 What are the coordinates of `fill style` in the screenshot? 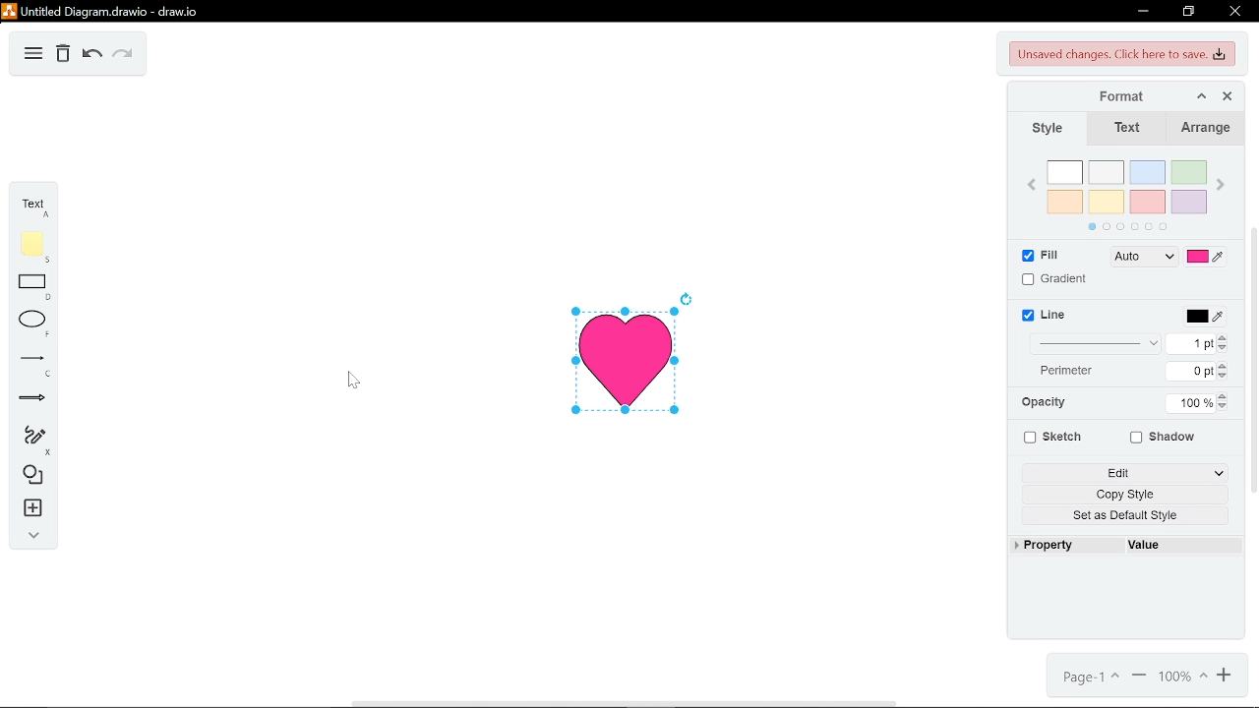 It's located at (1142, 258).